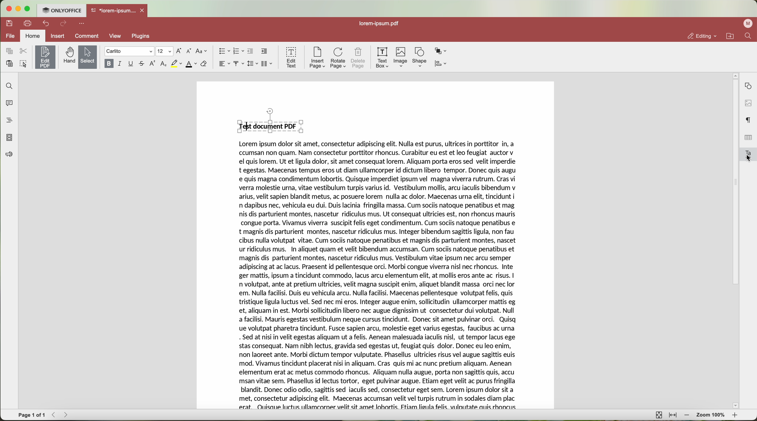  I want to click on redo, so click(64, 24).